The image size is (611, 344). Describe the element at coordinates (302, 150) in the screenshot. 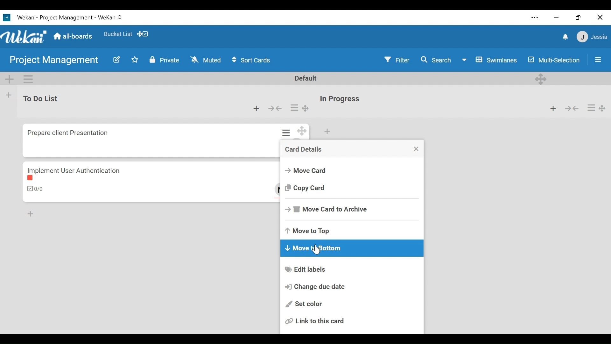

I see `Card Details` at that location.